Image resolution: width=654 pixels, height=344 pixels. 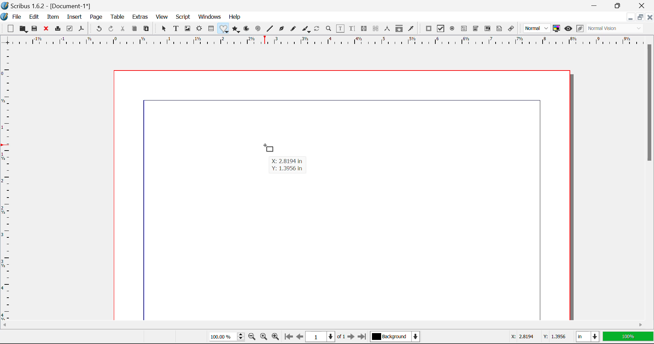 What do you see at coordinates (641, 18) in the screenshot?
I see `Minimize` at bounding box center [641, 18].